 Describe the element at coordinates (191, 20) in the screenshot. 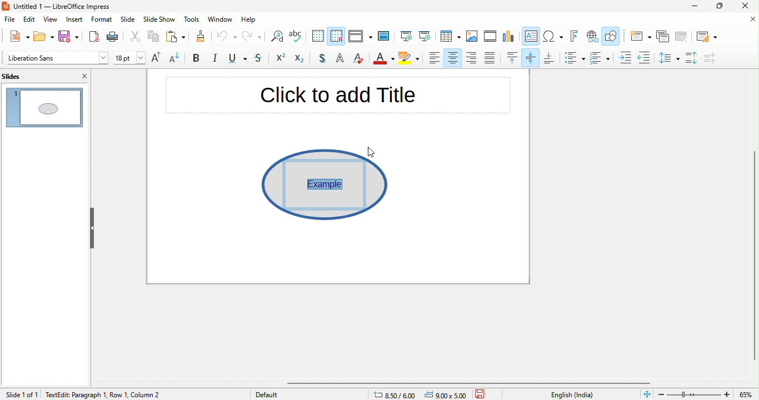

I see `tools` at that location.